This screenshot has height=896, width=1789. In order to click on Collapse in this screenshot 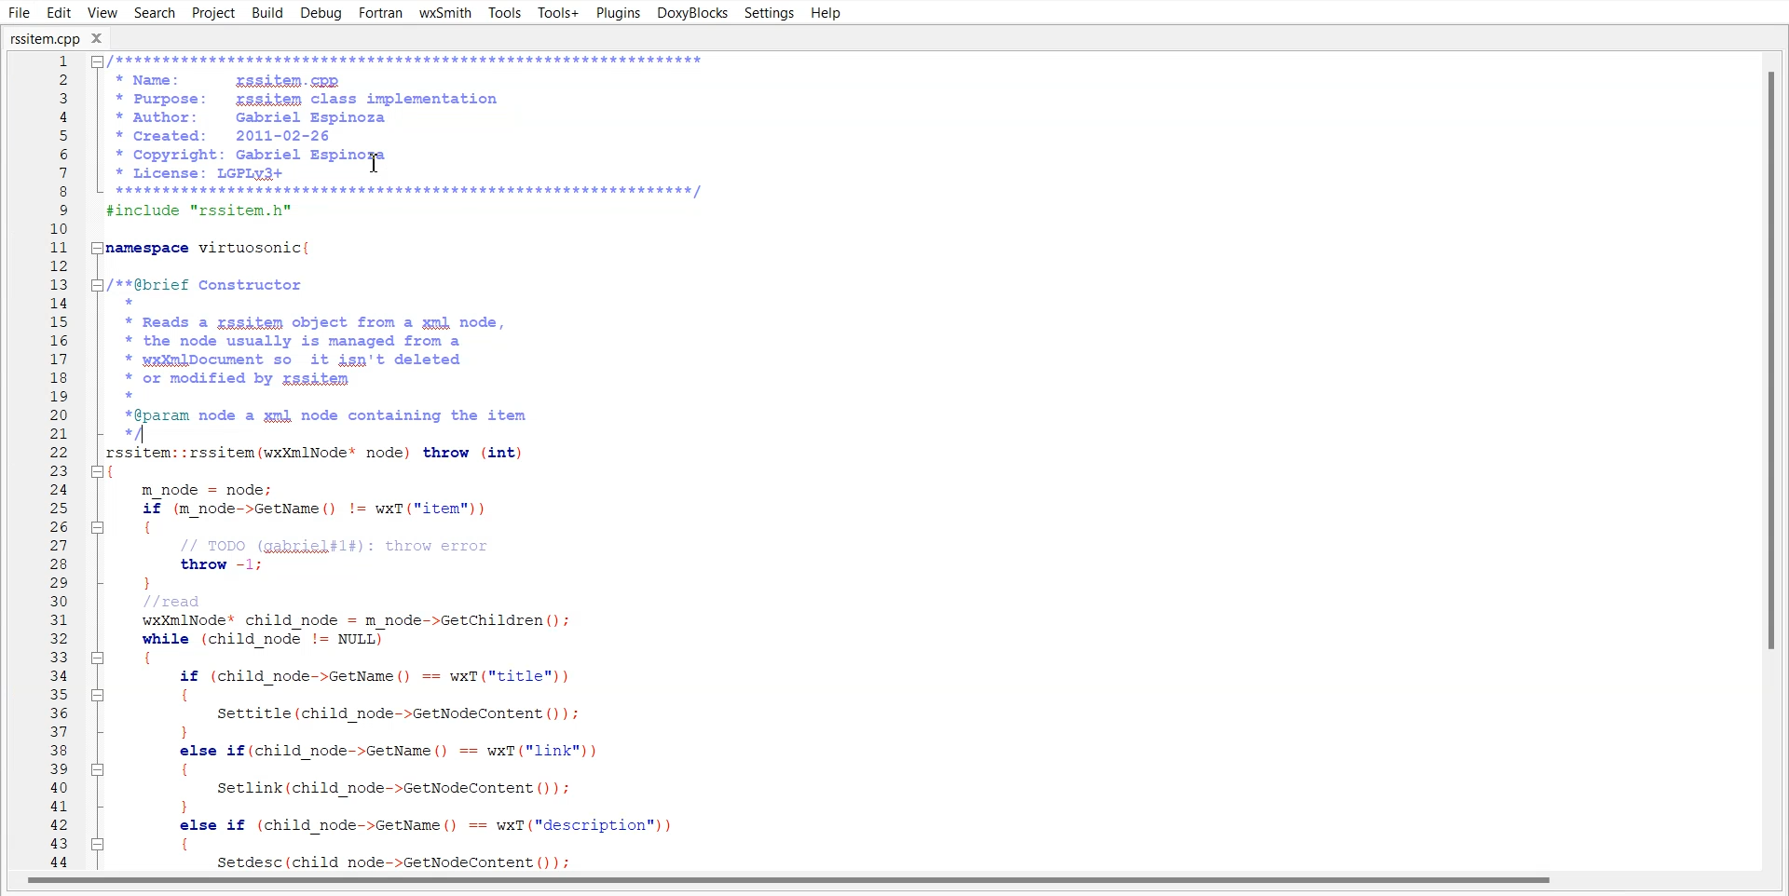, I will do `click(98, 527)`.